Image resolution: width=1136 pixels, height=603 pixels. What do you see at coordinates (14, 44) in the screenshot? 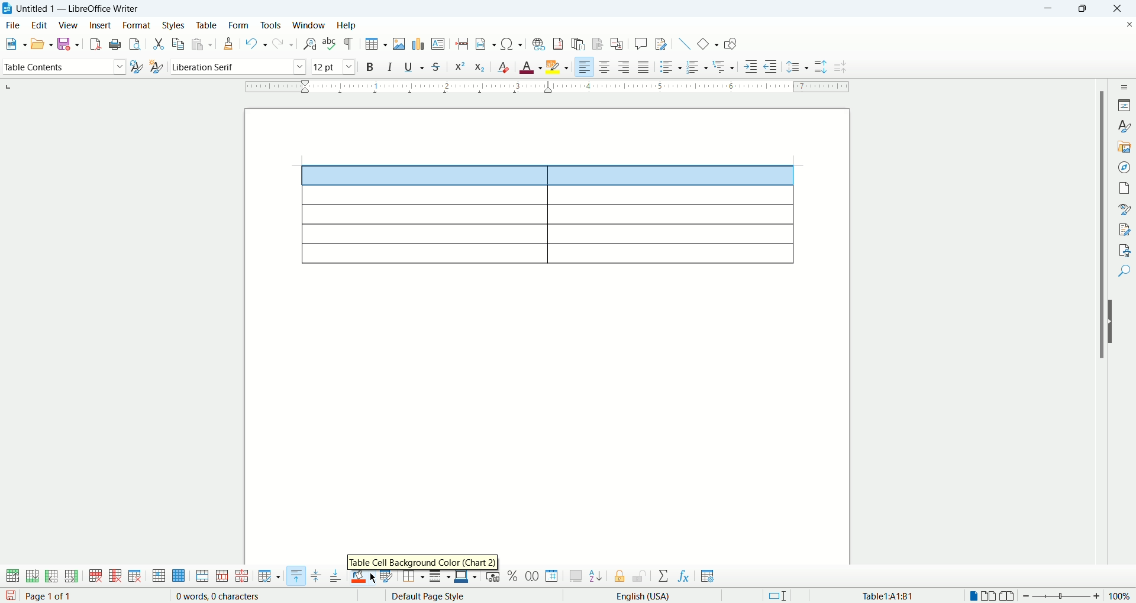
I see `new` at bounding box center [14, 44].